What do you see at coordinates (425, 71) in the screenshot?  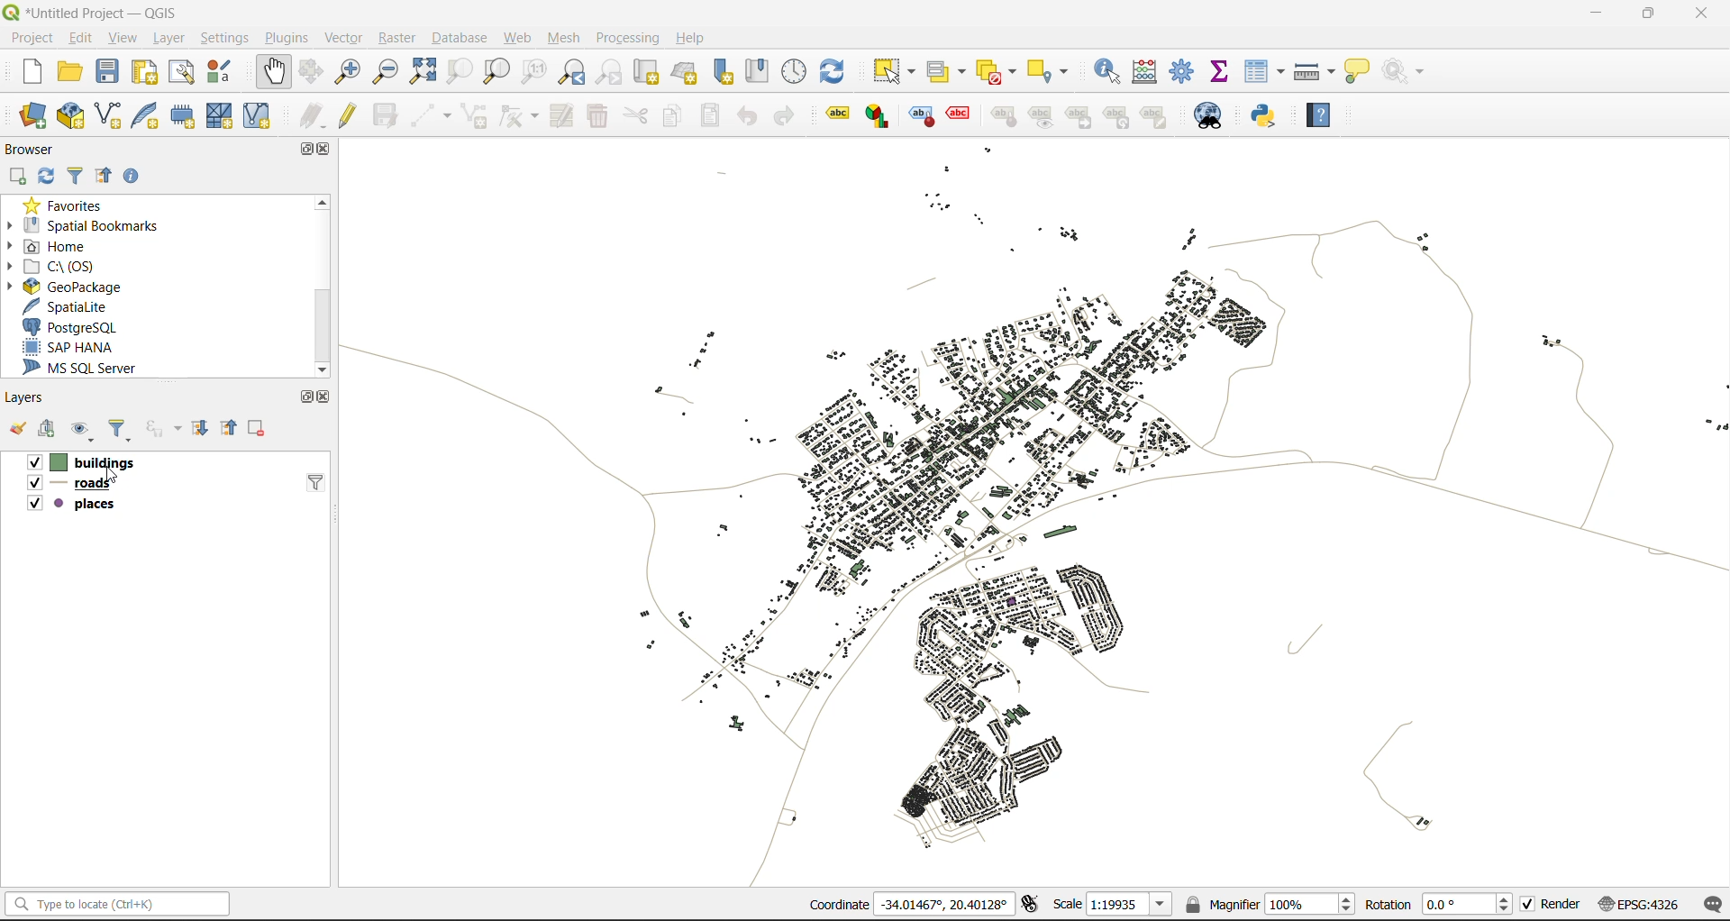 I see `zoom full` at bounding box center [425, 71].